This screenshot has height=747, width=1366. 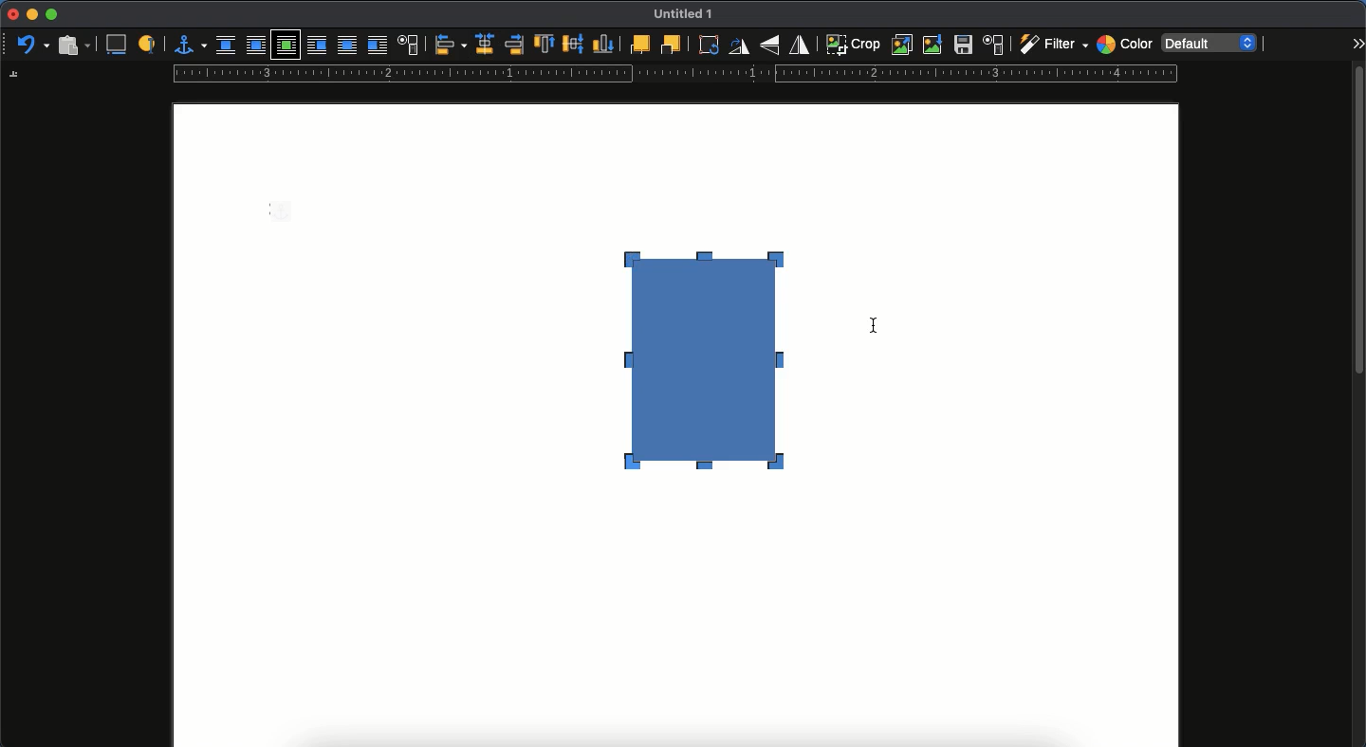 What do you see at coordinates (877, 332) in the screenshot?
I see `click` at bounding box center [877, 332].